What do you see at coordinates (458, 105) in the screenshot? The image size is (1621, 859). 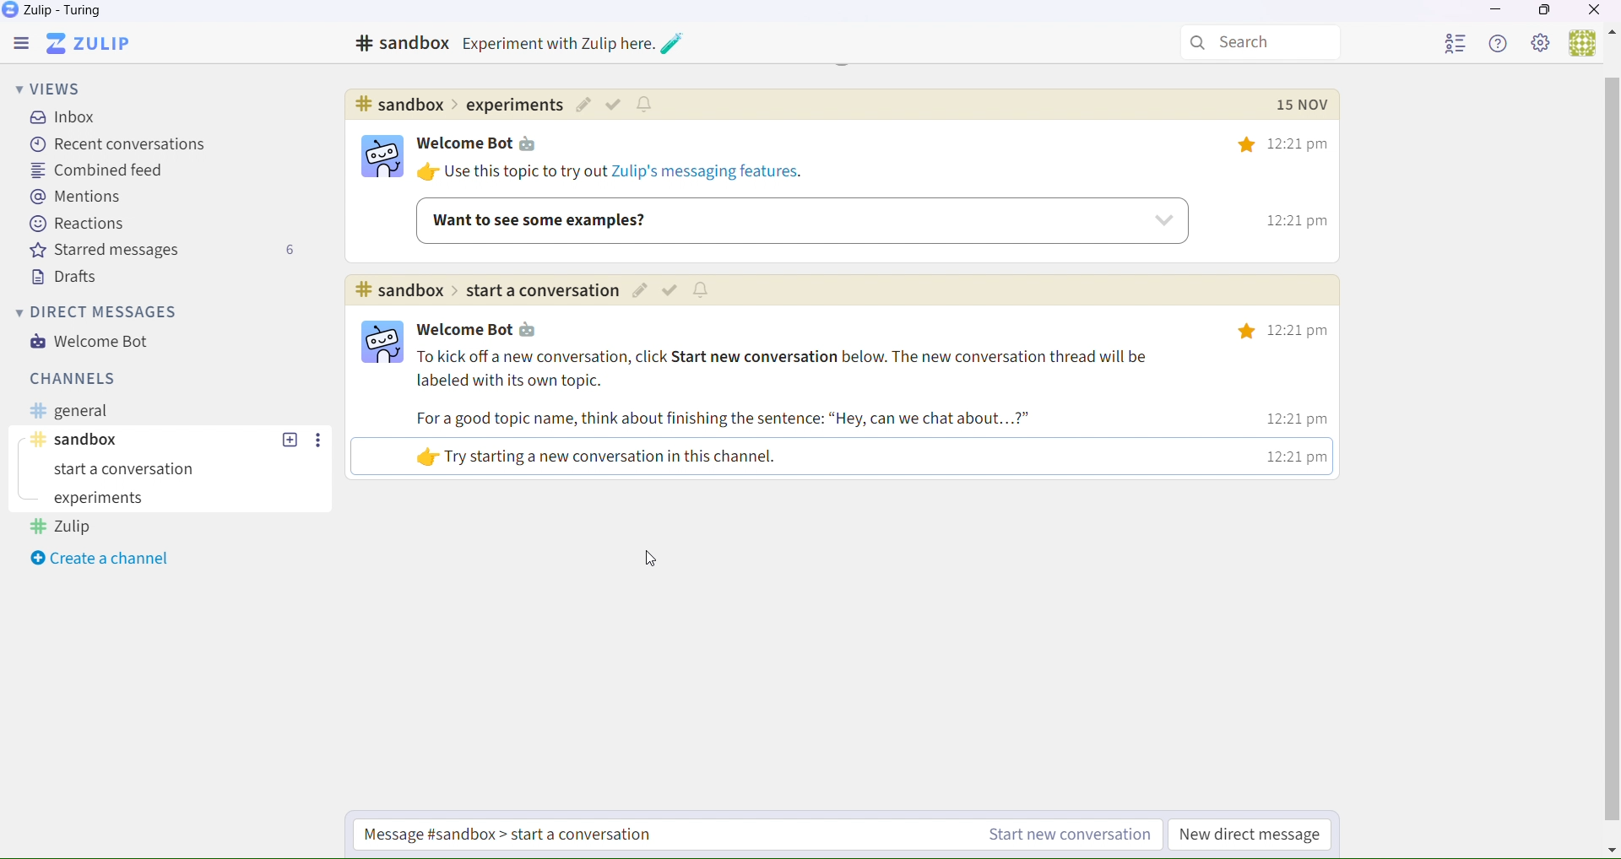 I see `` at bounding box center [458, 105].